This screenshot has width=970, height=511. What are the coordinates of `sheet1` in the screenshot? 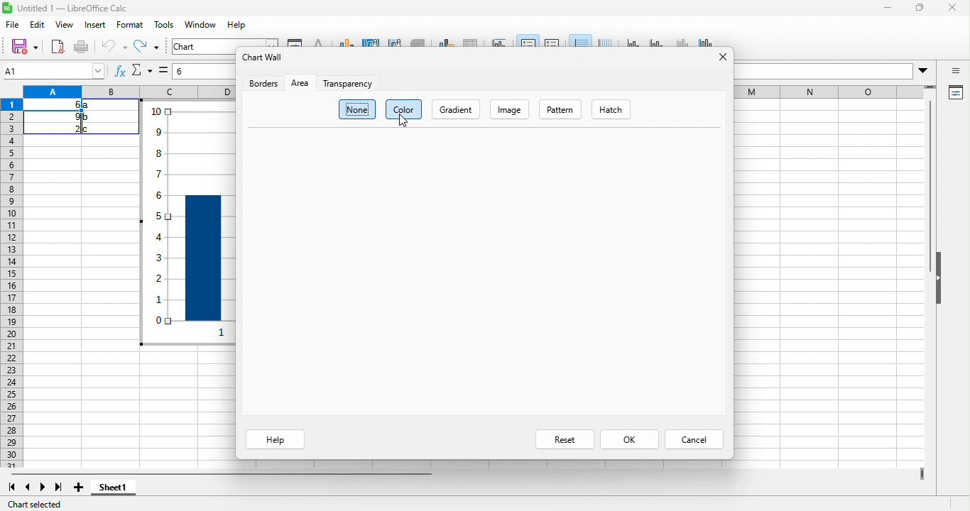 It's located at (128, 491).